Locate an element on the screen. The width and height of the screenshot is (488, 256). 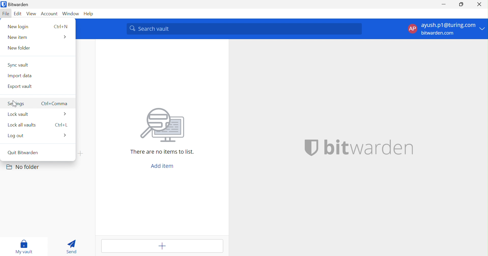
Edit is located at coordinates (18, 14).